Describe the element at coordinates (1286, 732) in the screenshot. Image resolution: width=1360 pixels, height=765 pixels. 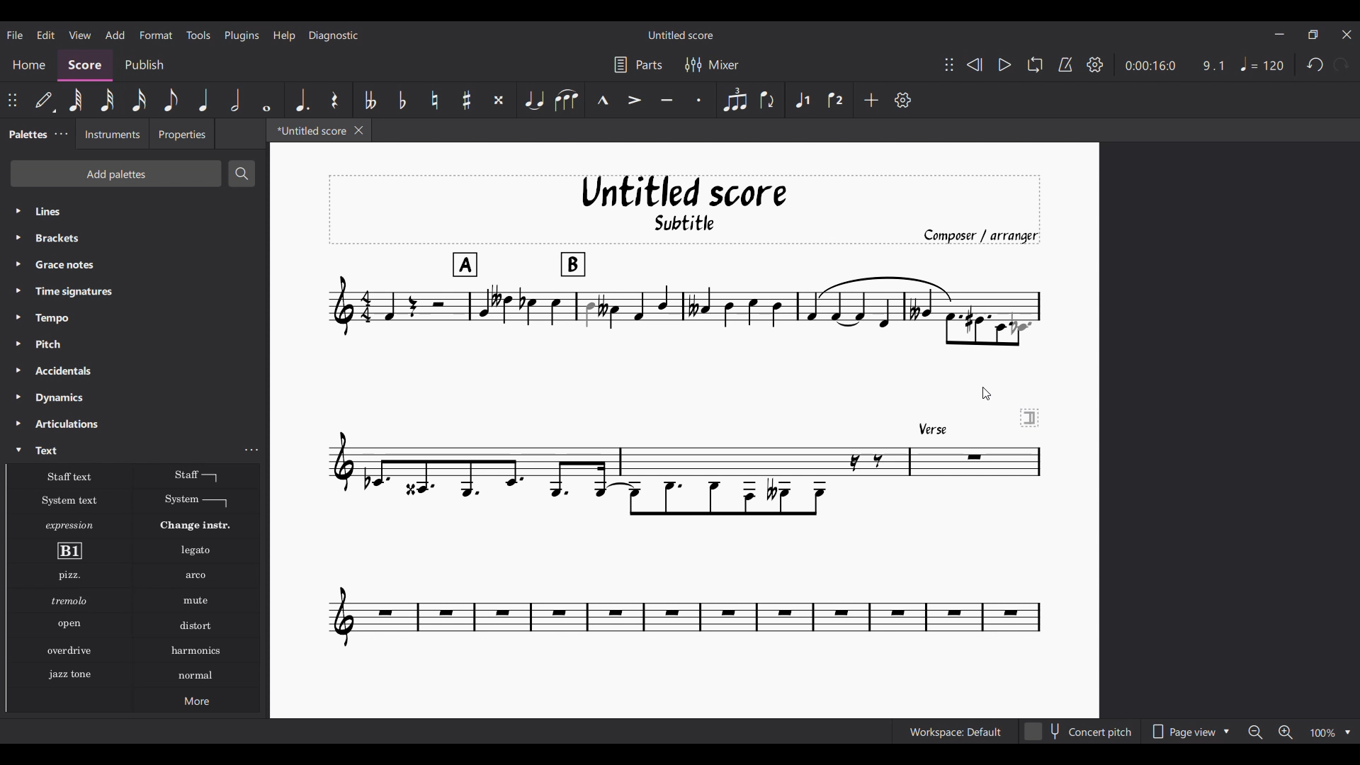
I see `Zoom in` at that location.